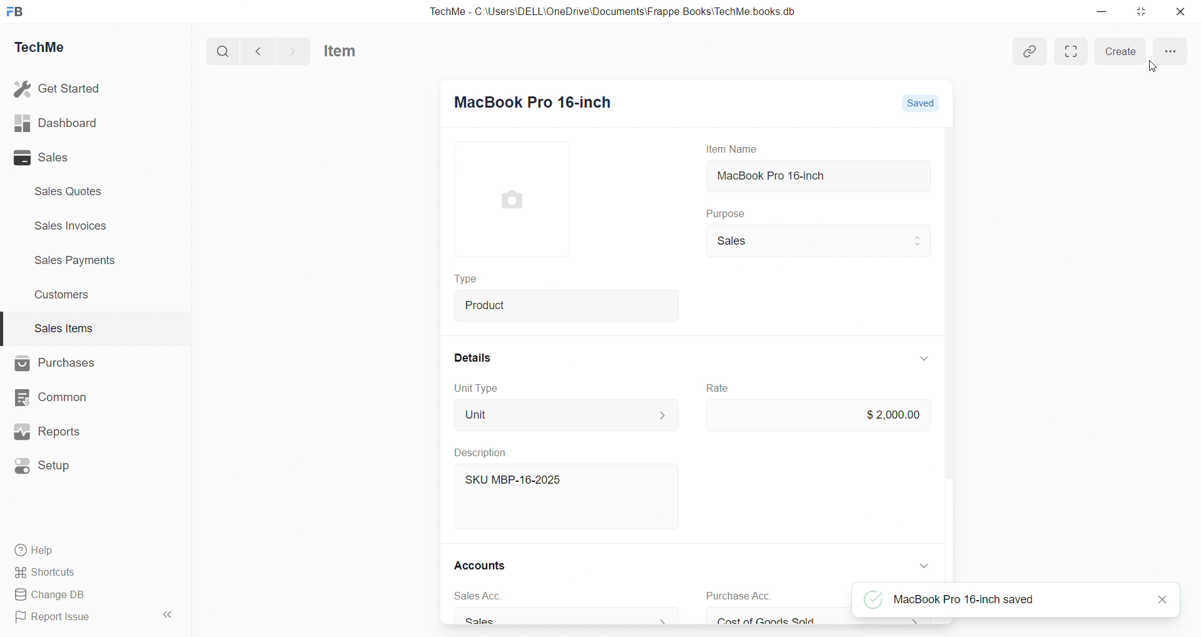 The width and height of the screenshot is (1201, 637). What do you see at coordinates (473, 358) in the screenshot?
I see `Details` at bounding box center [473, 358].